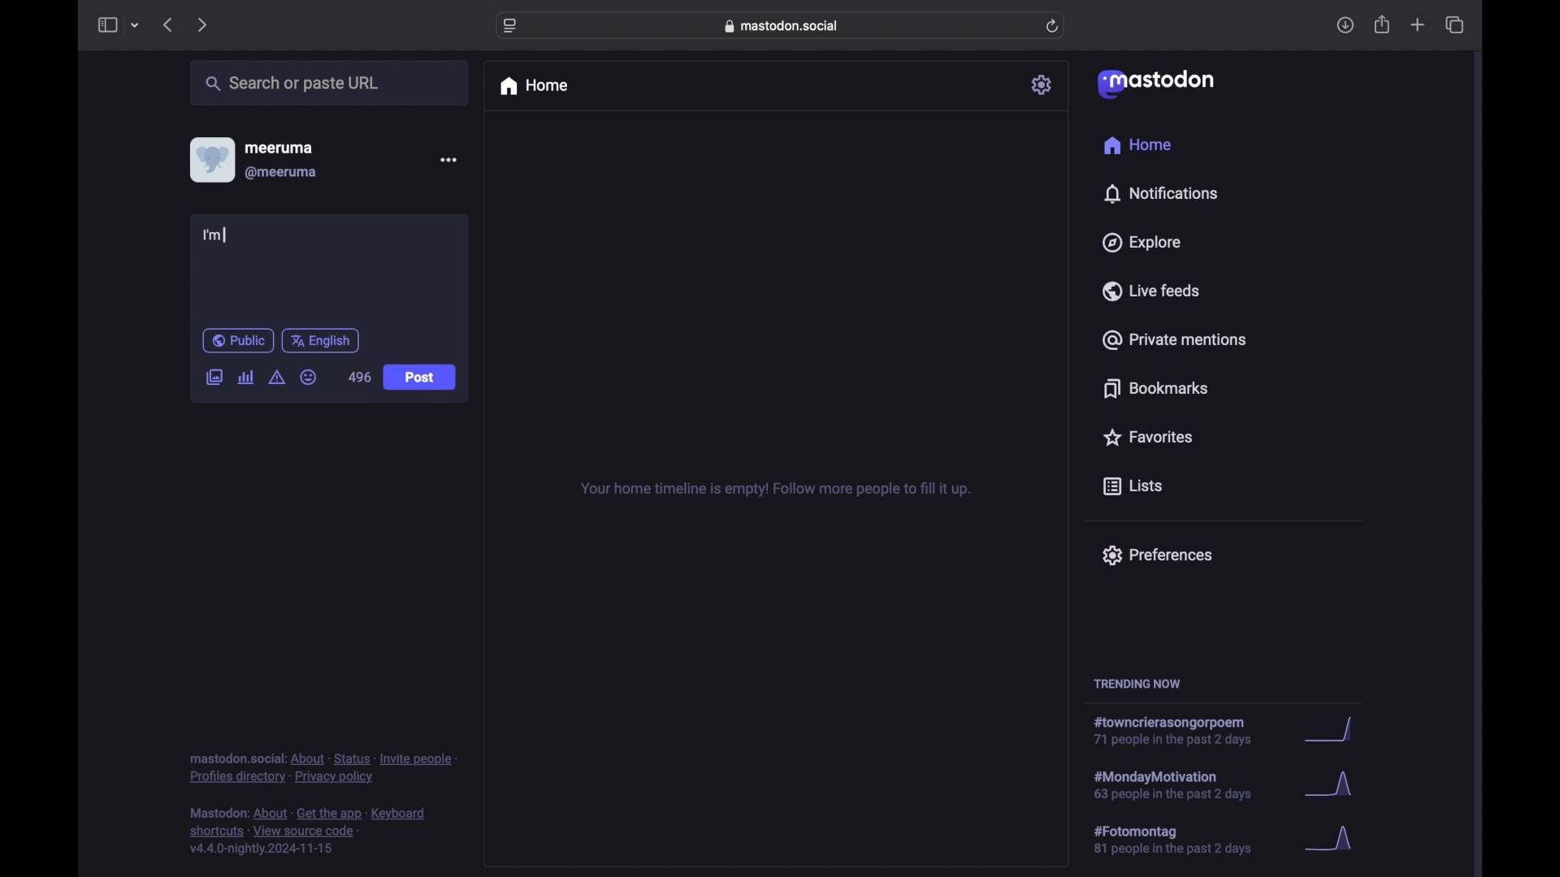  I want to click on show tab overview, so click(1456, 24).